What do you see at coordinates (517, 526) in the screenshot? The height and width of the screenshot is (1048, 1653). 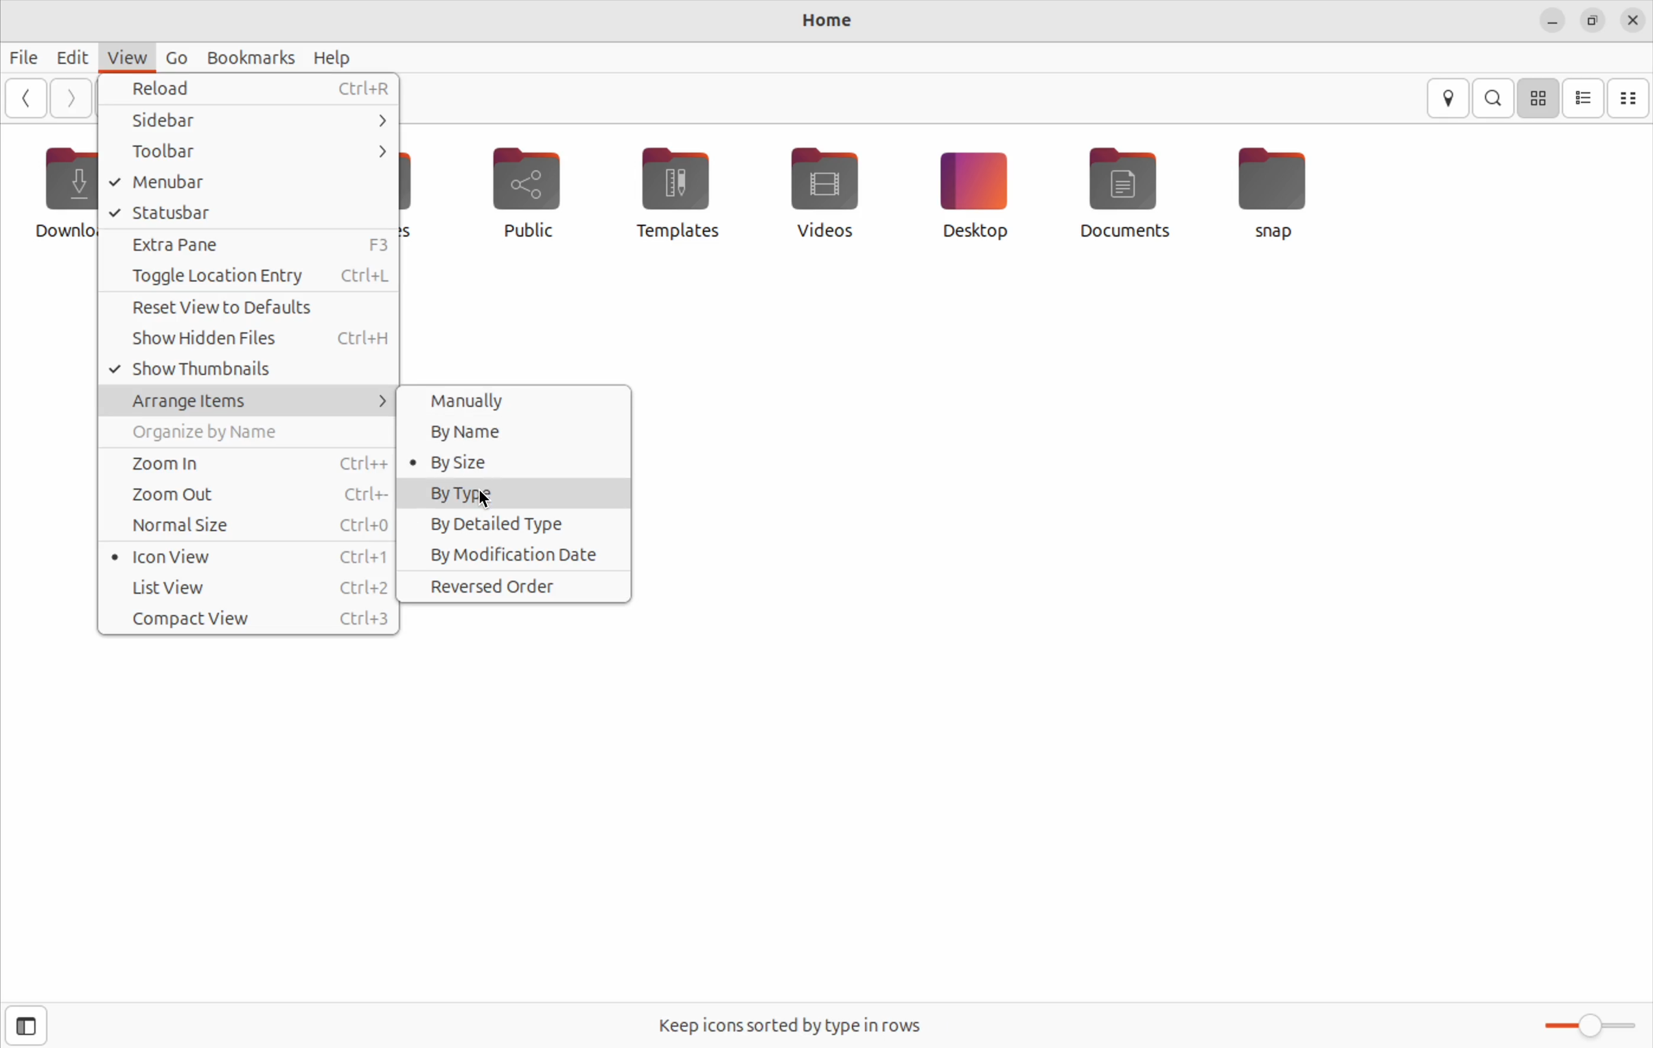 I see `by detailed type` at bounding box center [517, 526].